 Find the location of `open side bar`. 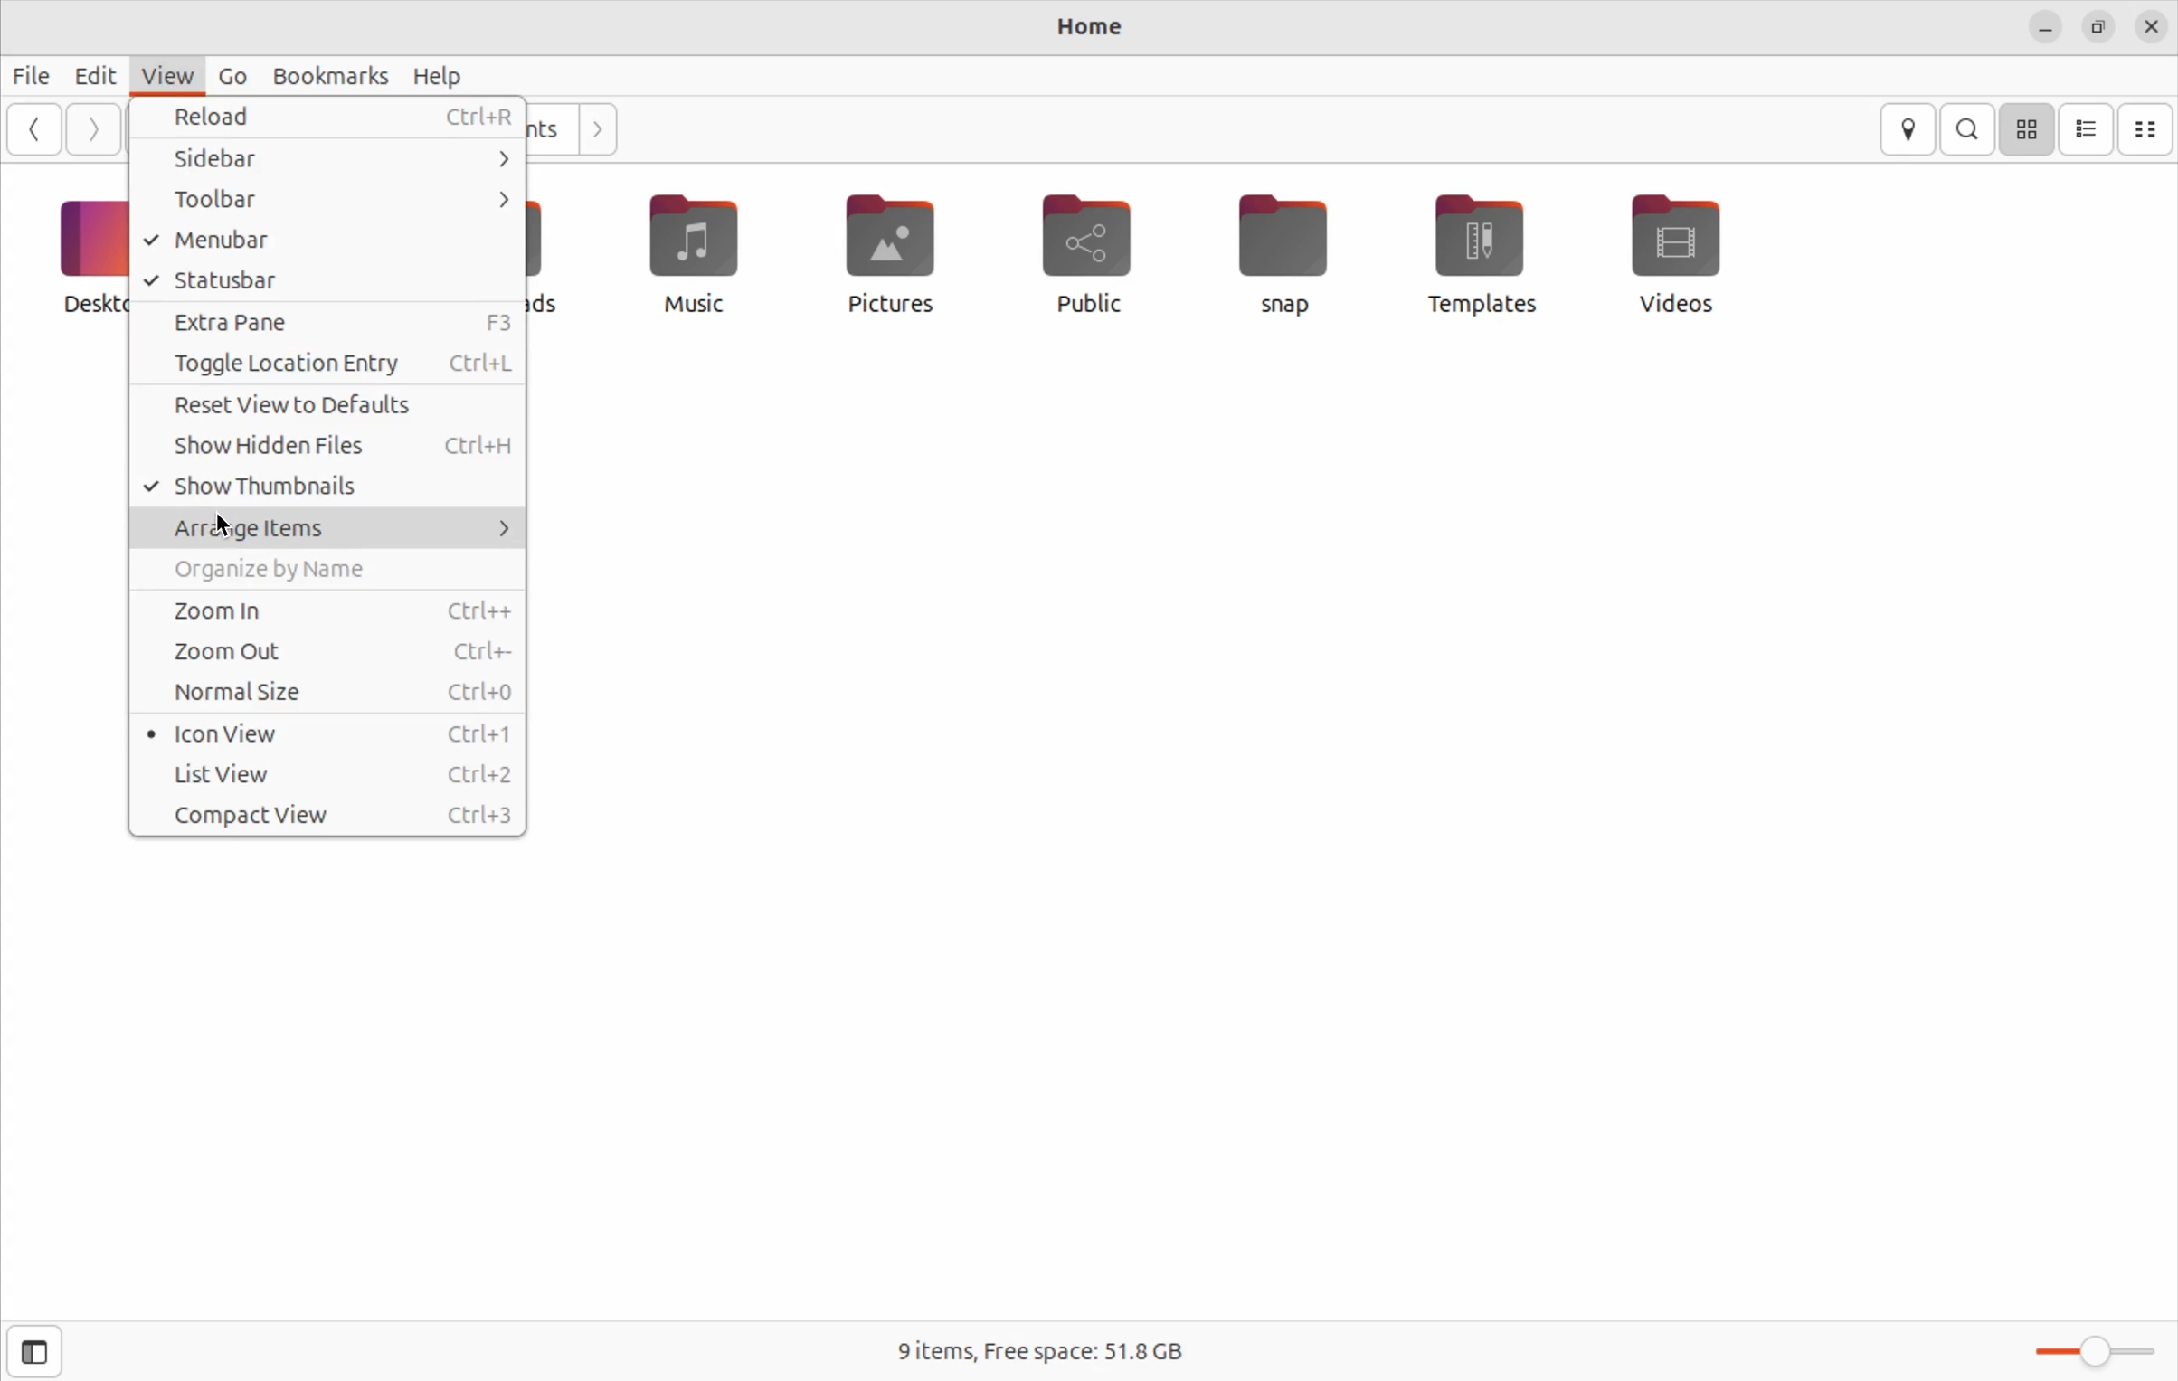

open side bar is located at coordinates (40, 1349).